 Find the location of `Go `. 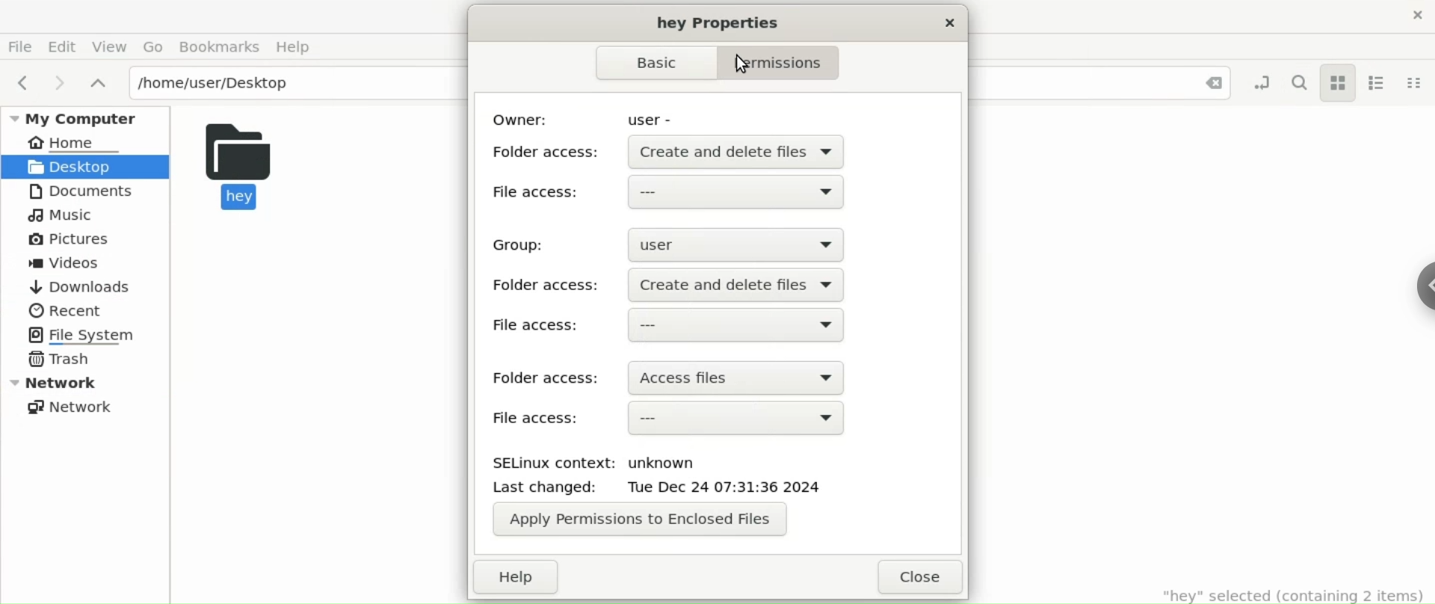

Go  is located at coordinates (155, 46).